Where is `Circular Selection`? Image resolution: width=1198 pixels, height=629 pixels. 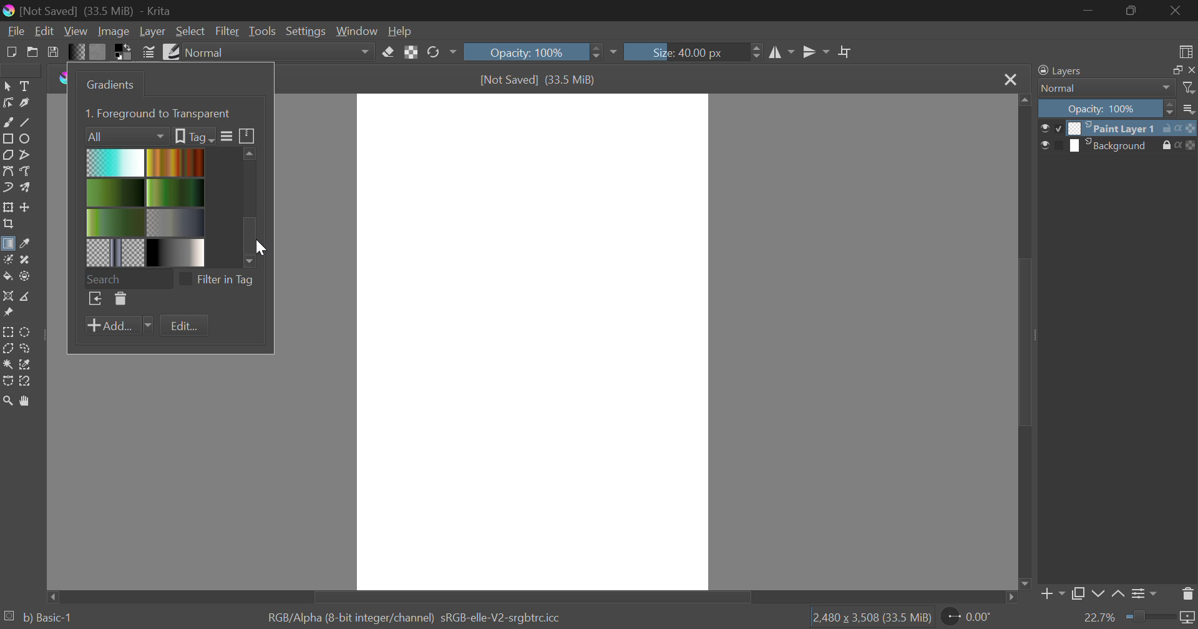 Circular Selection is located at coordinates (27, 332).